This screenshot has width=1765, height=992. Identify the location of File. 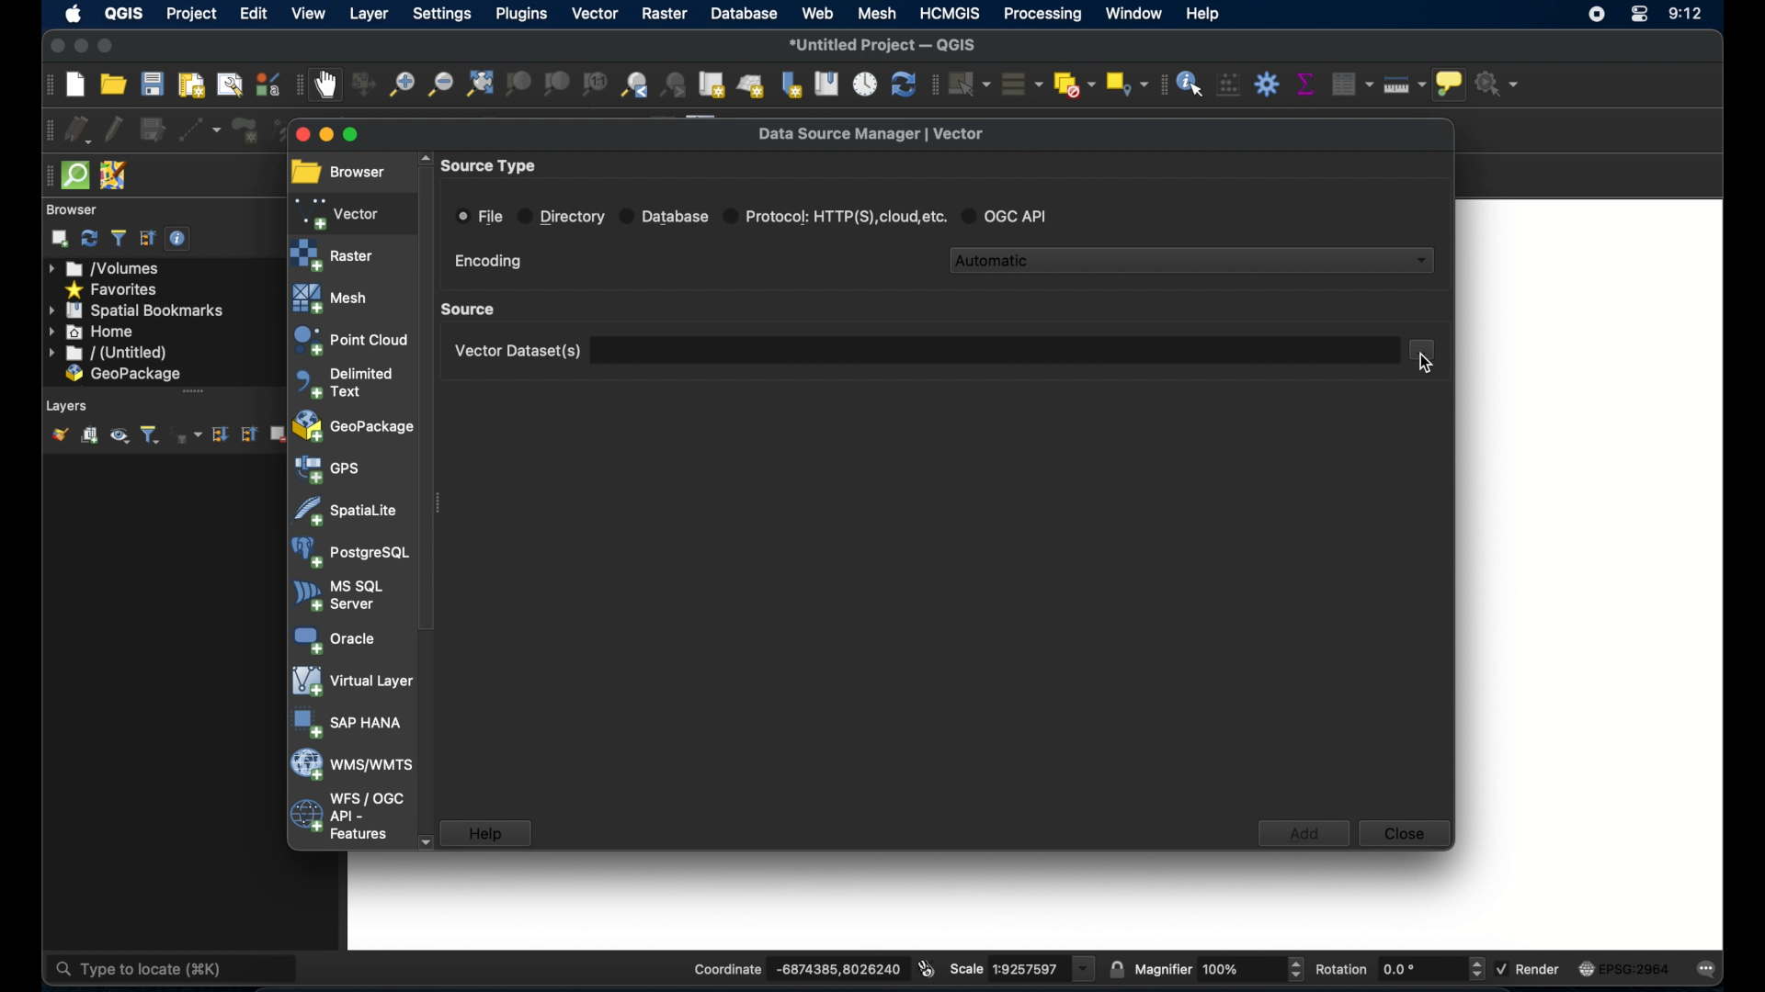
(480, 216).